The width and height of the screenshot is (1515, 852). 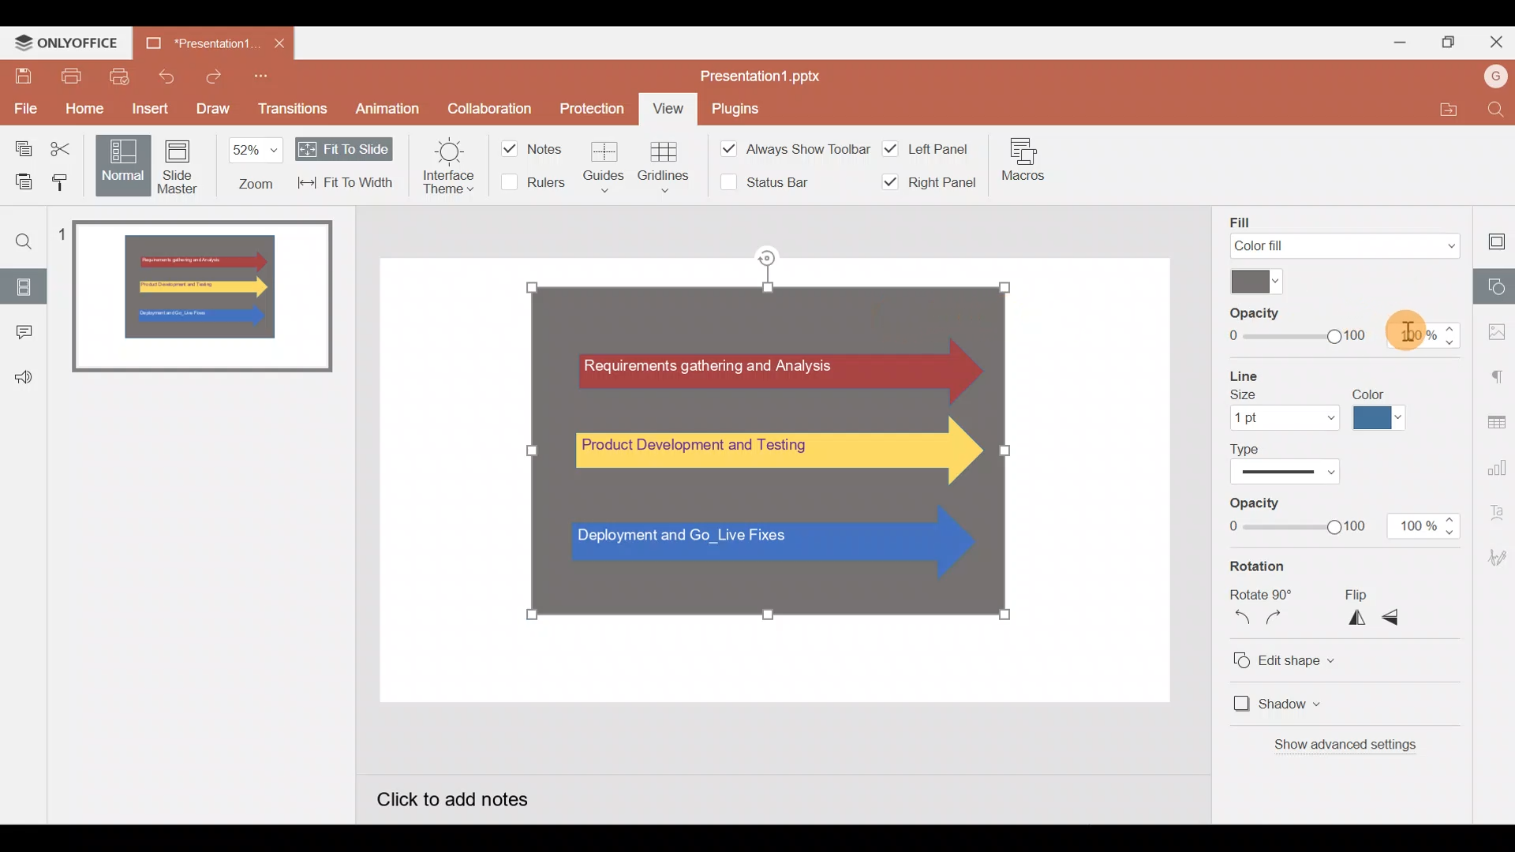 I want to click on Opacity level slider, so click(x=1294, y=518).